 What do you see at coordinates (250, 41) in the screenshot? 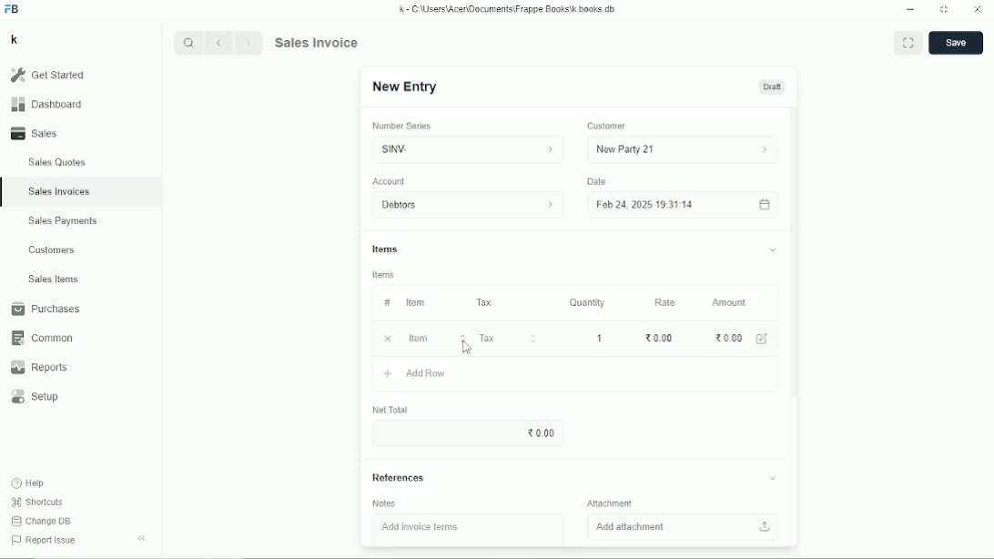
I see `Forward` at bounding box center [250, 41].